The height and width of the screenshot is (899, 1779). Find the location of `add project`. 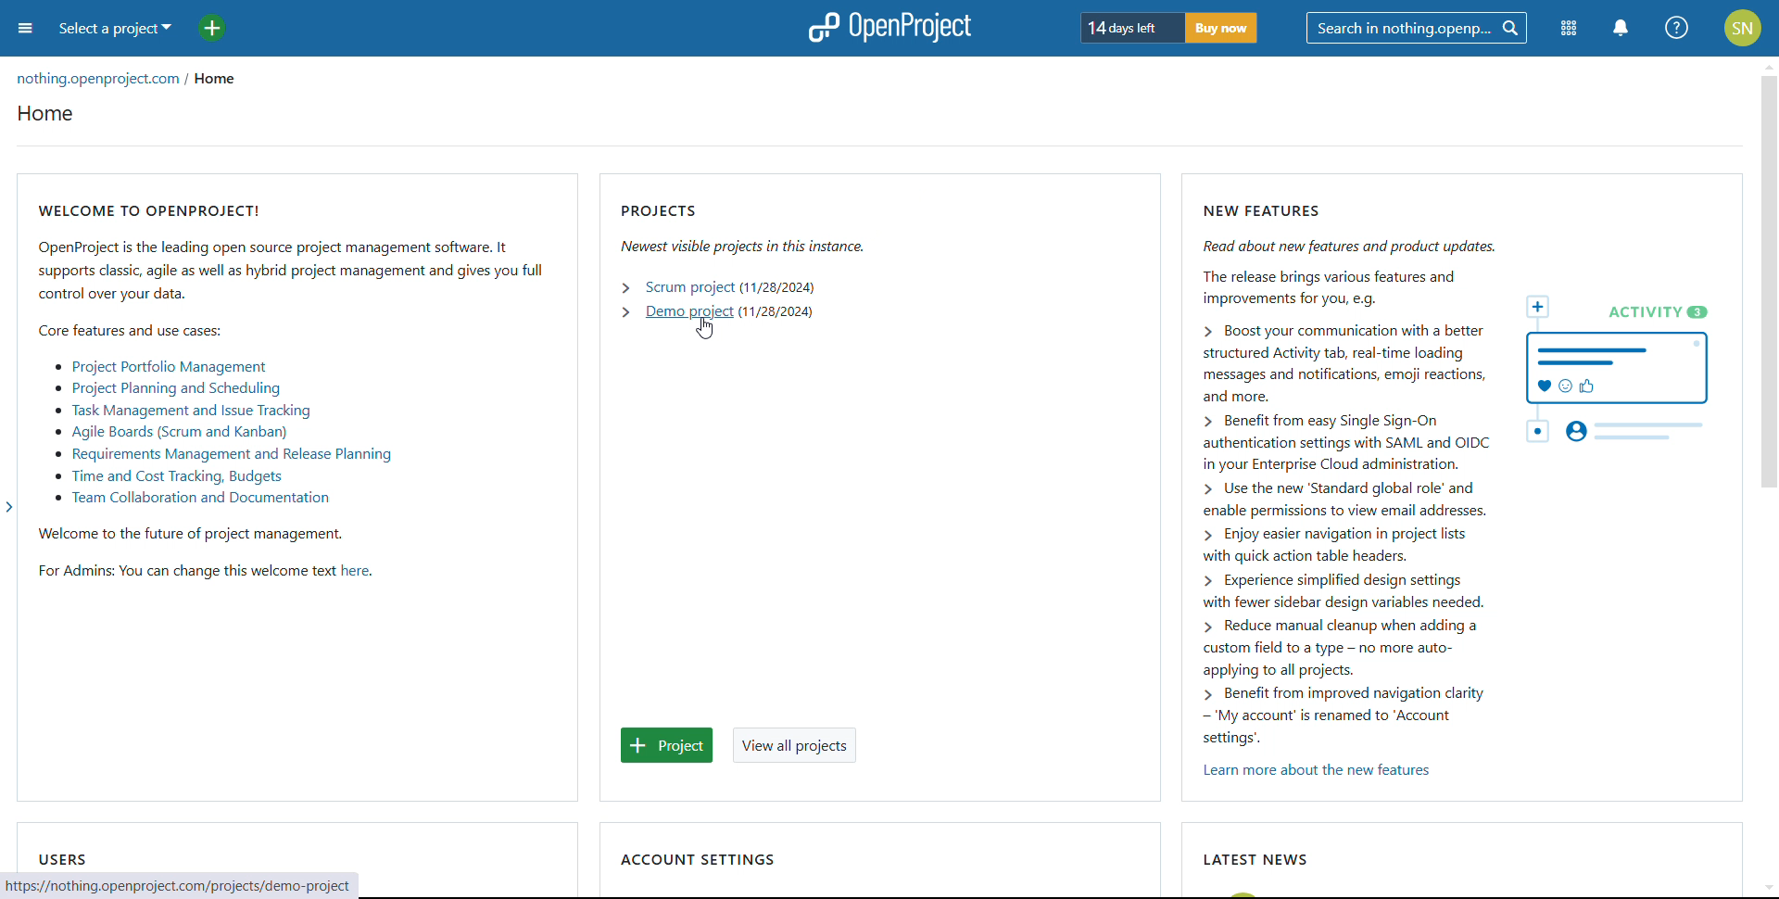

add project is located at coordinates (212, 28).